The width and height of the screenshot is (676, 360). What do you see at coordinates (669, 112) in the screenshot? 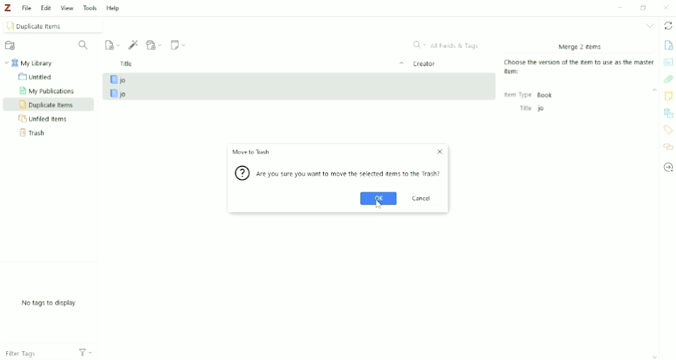
I see `Libraries and Collections` at bounding box center [669, 112].